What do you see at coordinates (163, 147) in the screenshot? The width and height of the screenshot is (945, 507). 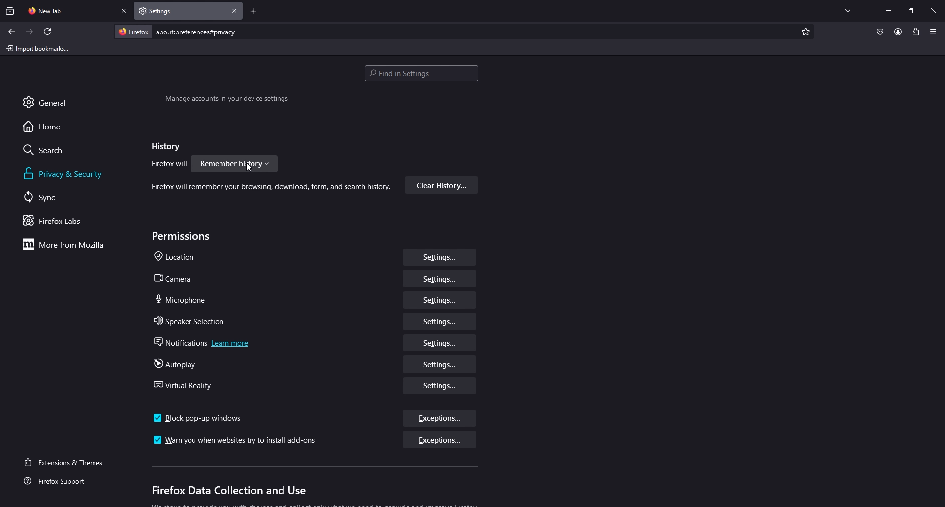 I see `history` at bounding box center [163, 147].